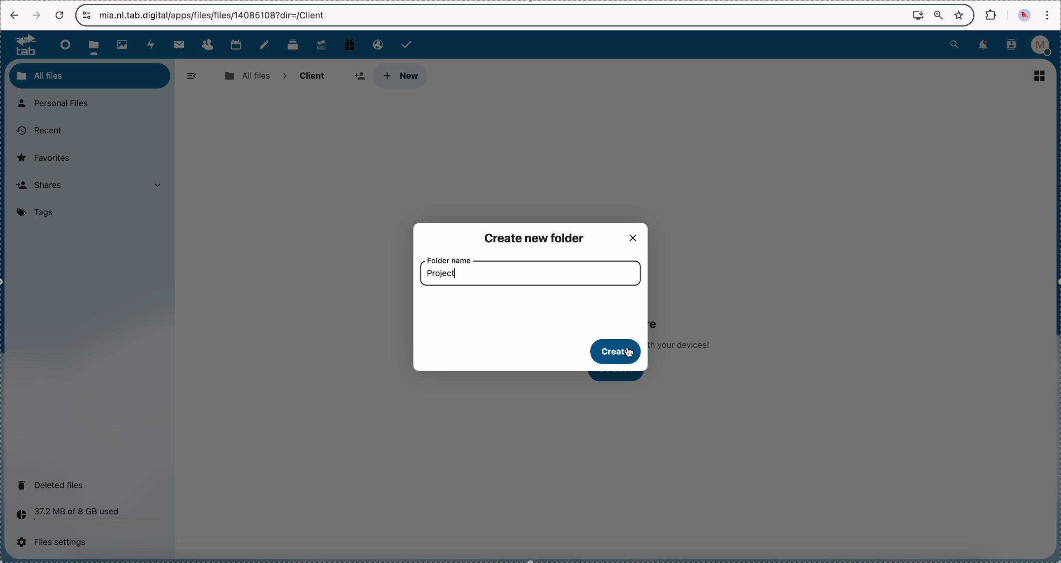 This screenshot has height=563, width=1061. I want to click on url, so click(216, 15).